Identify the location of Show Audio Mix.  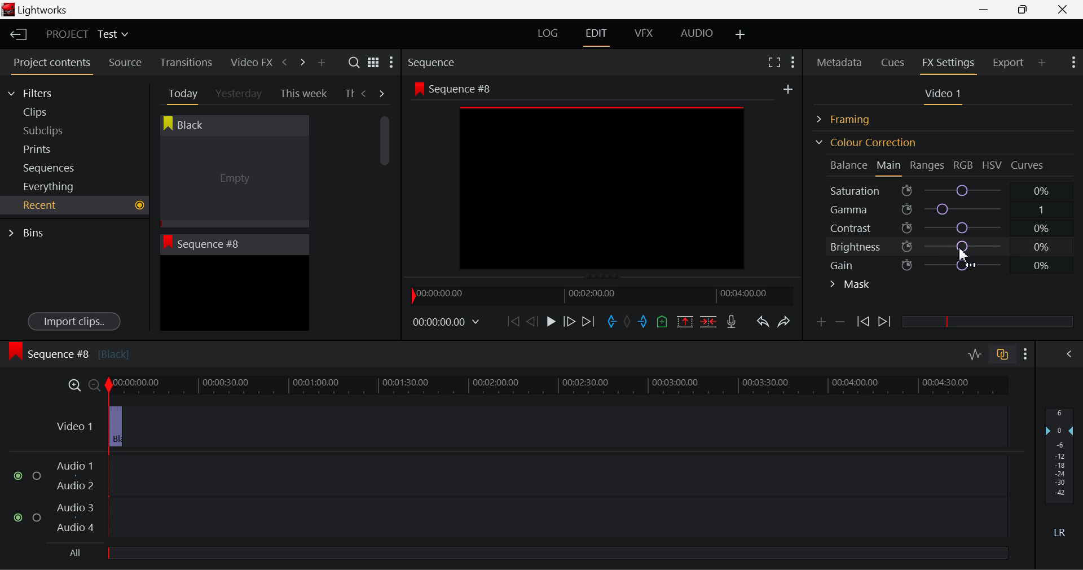
(1070, 353).